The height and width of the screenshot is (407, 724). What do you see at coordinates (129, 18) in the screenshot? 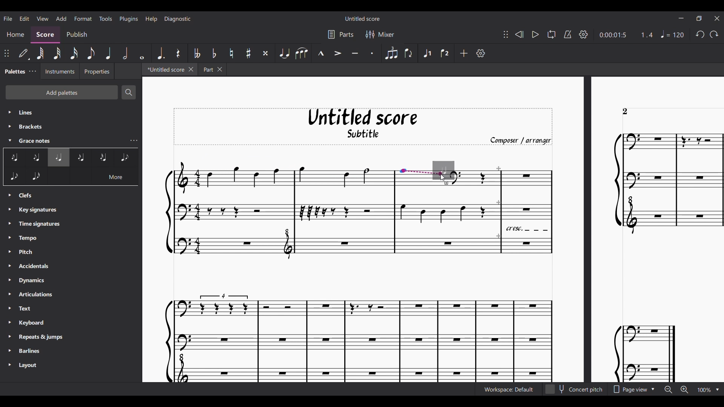
I see `Plugins menu` at bounding box center [129, 18].